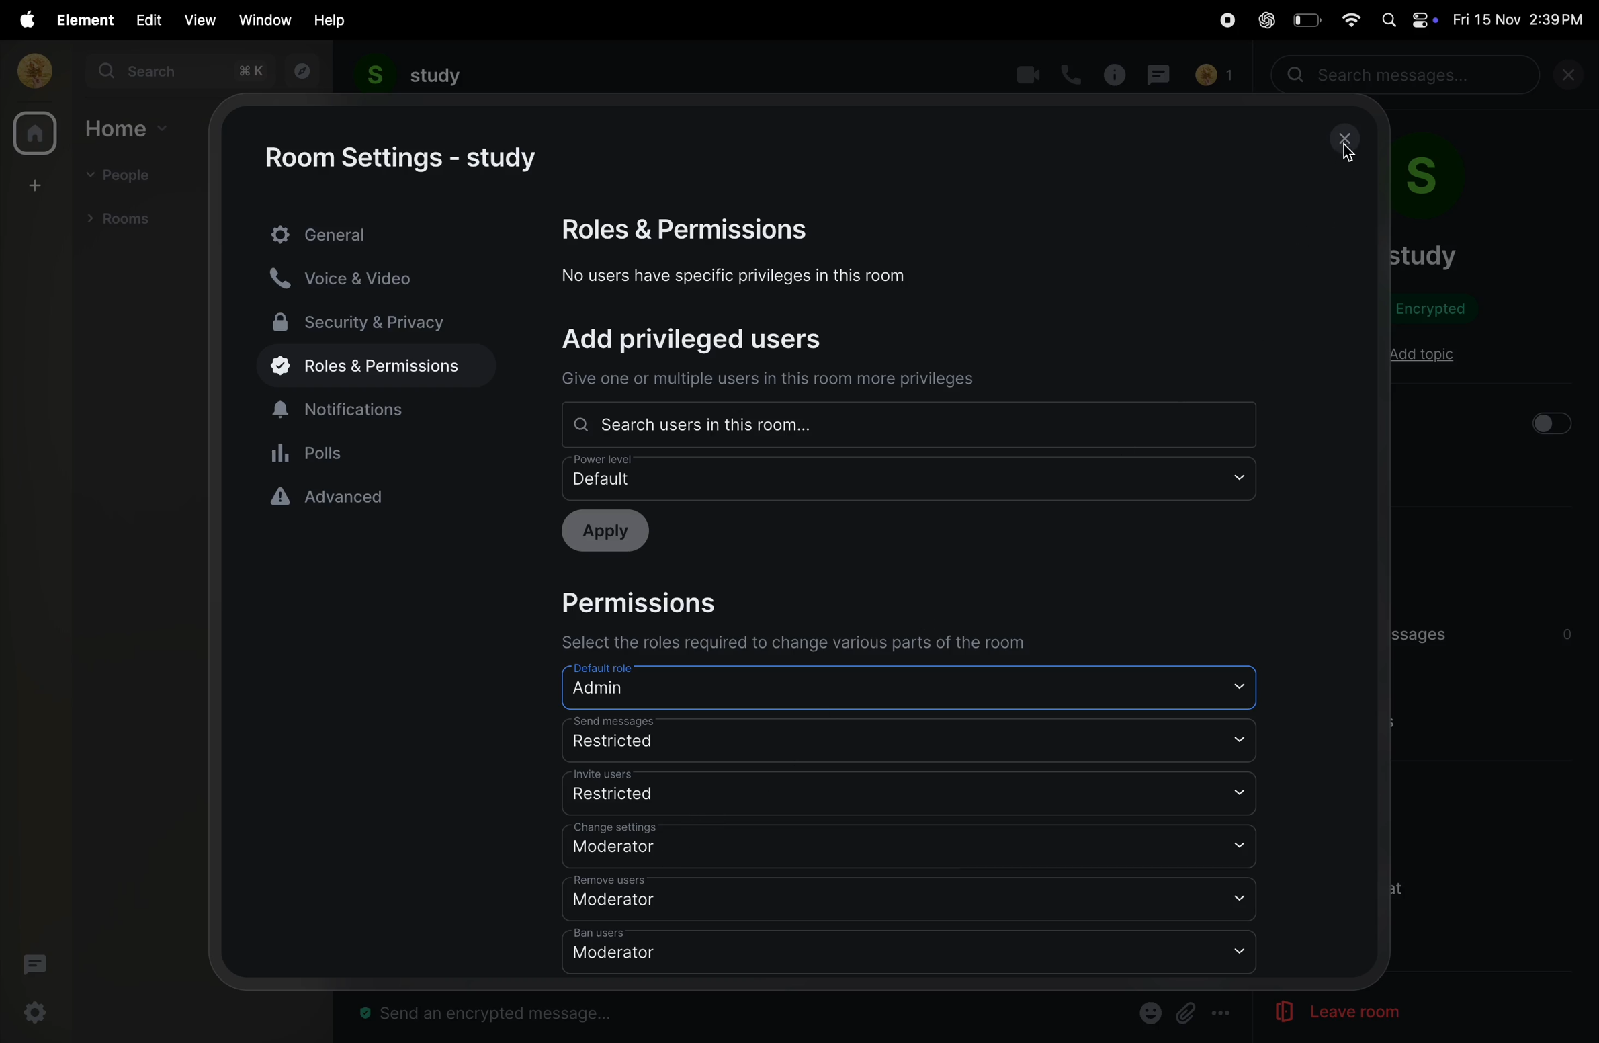 Image resolution: width=1599 pixels, height=1043 pixels. I want to click on battery, so click(1305, 19).